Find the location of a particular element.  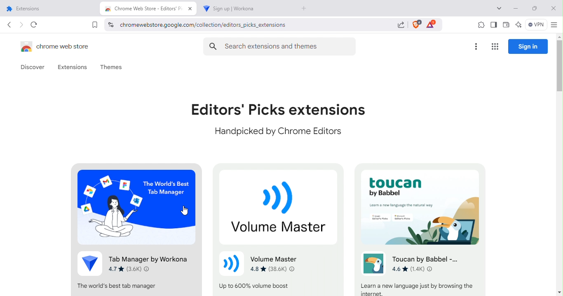

New tab is located at coordinates (306, 9).